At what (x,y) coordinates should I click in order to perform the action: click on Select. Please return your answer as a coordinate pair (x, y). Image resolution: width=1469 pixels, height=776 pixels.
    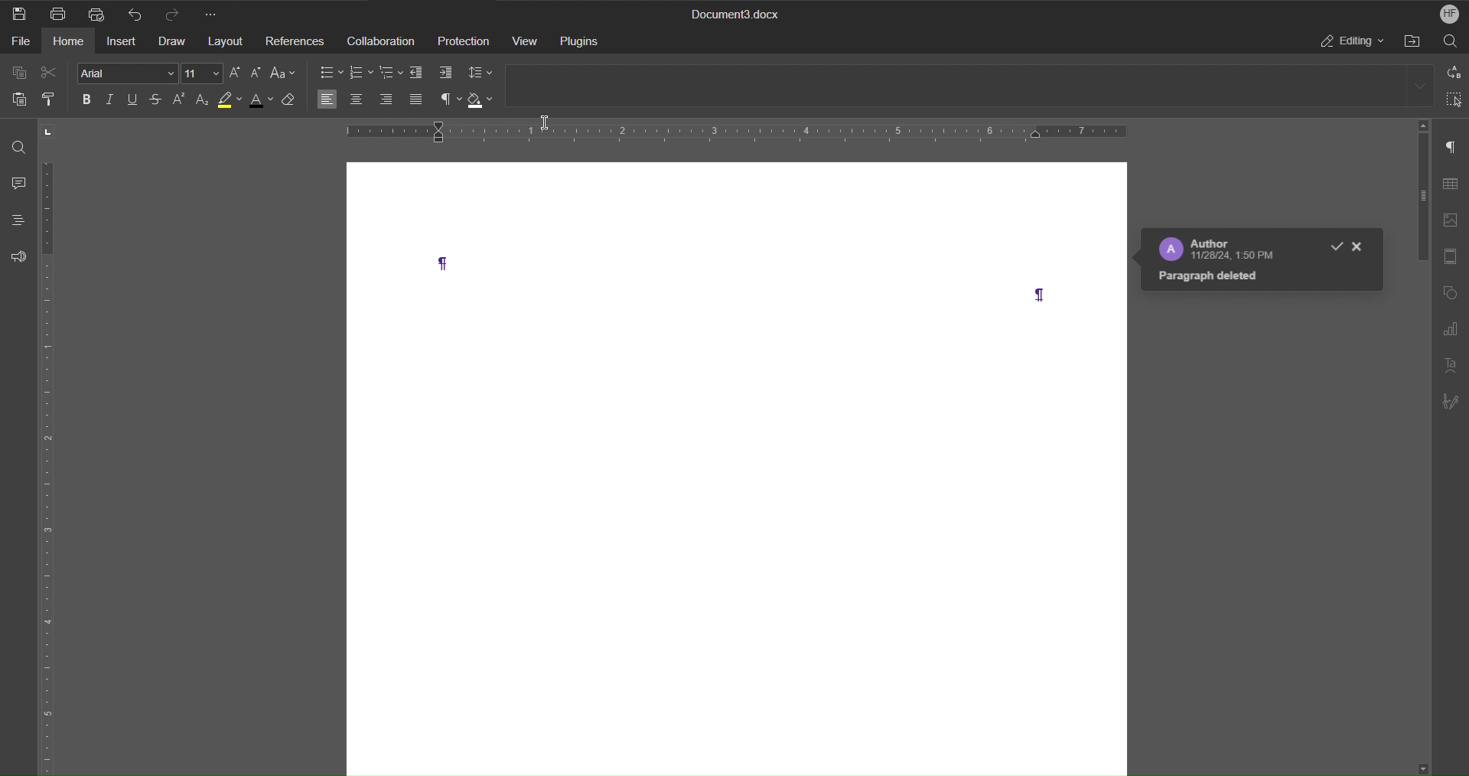
    Looking at the image, I should click on (1454, 101).